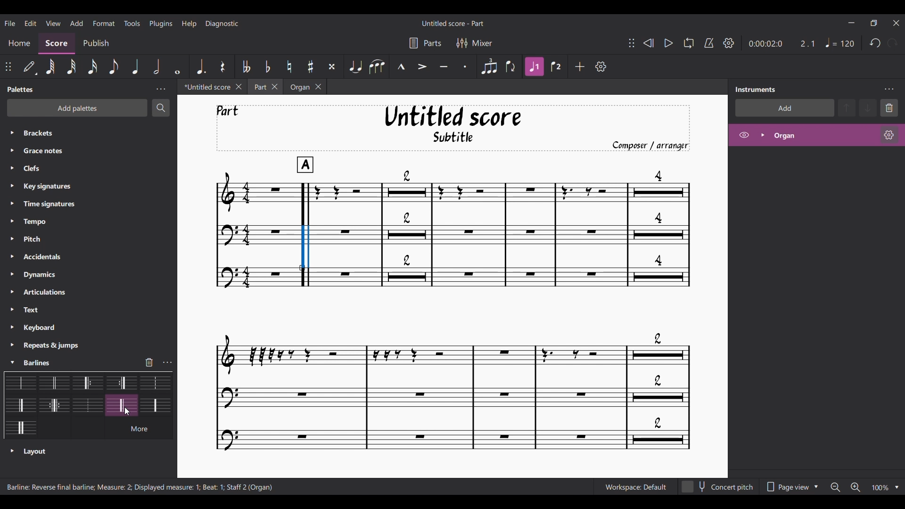 This screenshot has width=905, height=509. I want to click on List of palette under Palette, so click(97, 240).